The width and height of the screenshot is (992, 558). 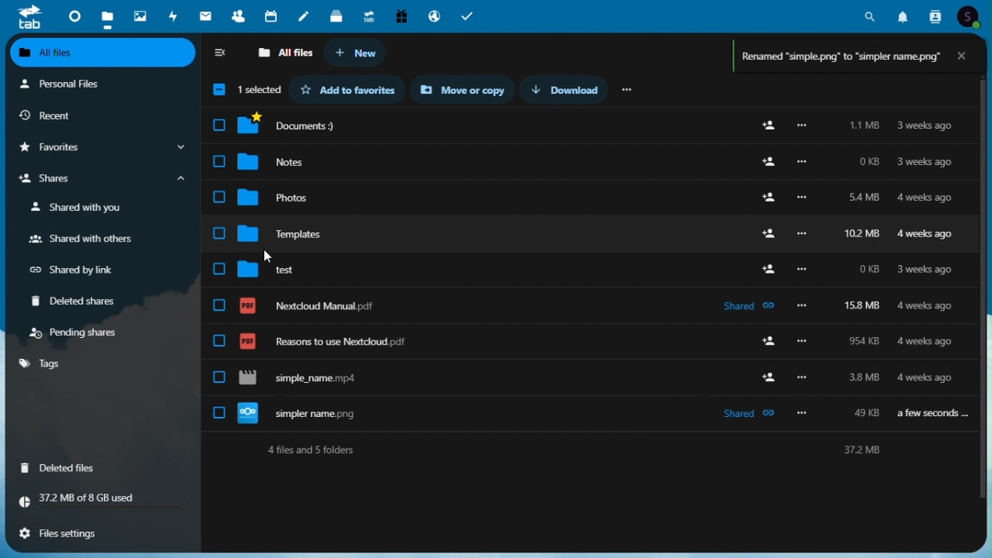 What do you see at coordinates (966, 56) in the screenshot?
I see `close` at bounding box center [966, 56].